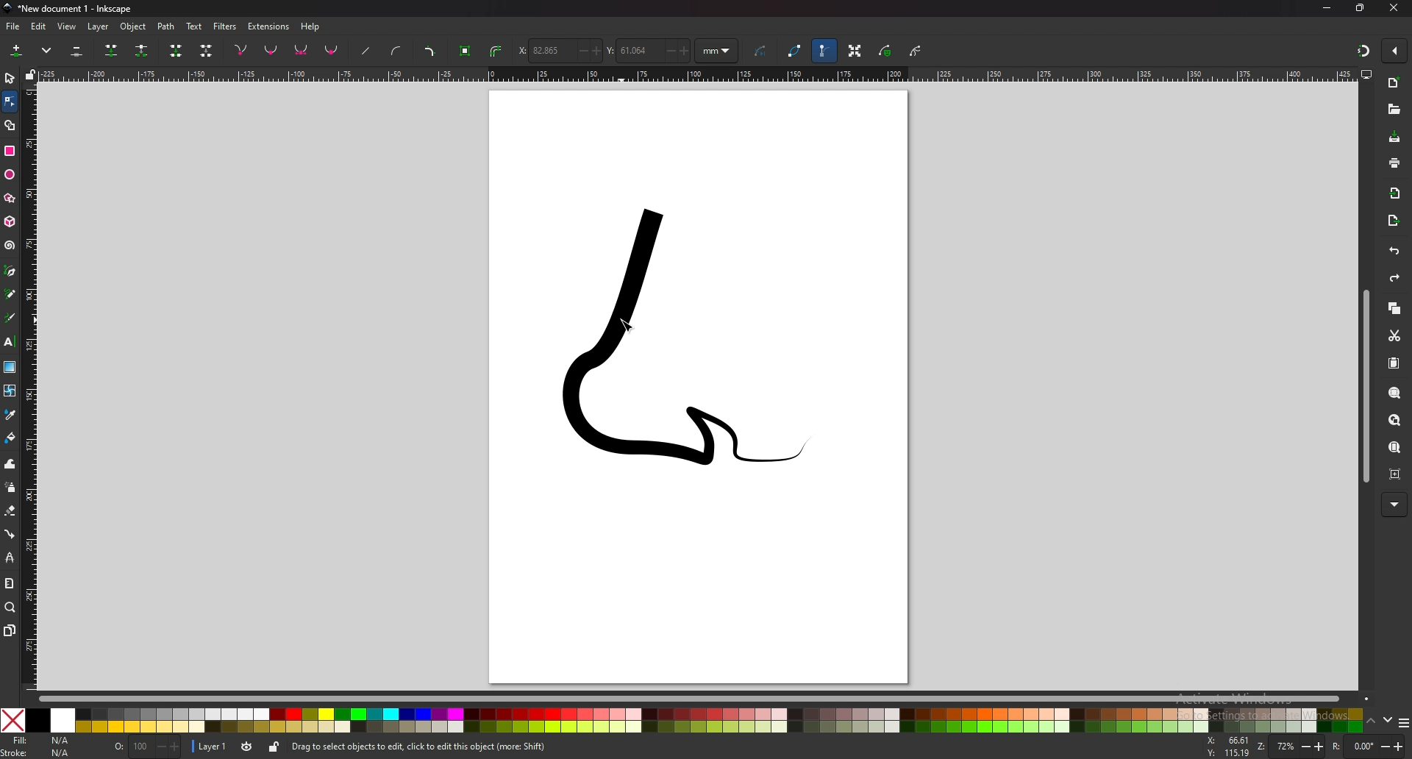 This screenshot has height=759, width=1412. I want to click on text, so click(194, 26).